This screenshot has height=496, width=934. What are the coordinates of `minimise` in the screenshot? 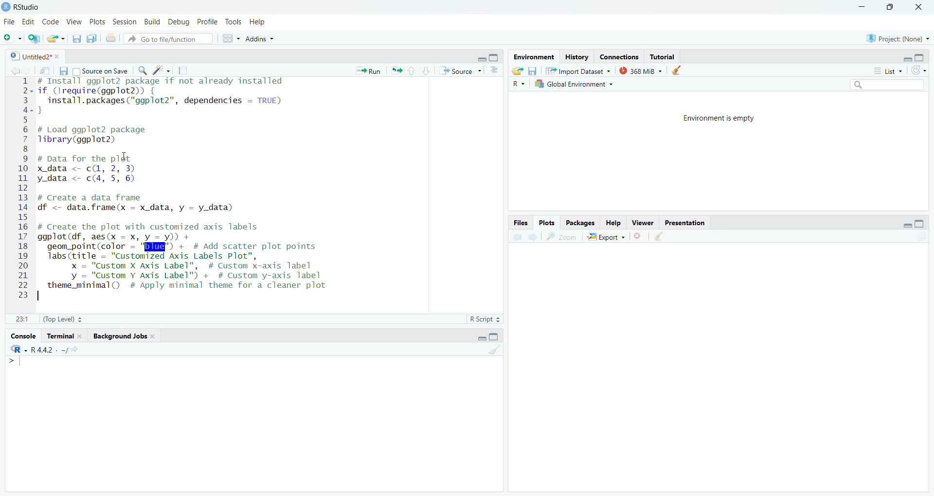 It's located at (479, 337).